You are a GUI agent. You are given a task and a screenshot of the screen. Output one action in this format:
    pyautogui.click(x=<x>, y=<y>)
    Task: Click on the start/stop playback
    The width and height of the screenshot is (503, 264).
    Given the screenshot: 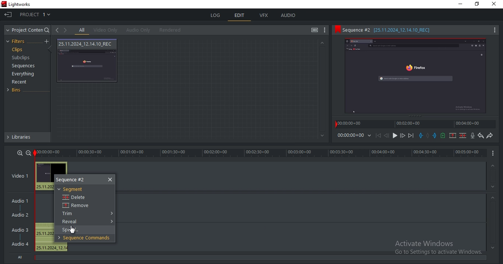 What is the action you would take?
    pyautogui.click(x=395, y=136)
    